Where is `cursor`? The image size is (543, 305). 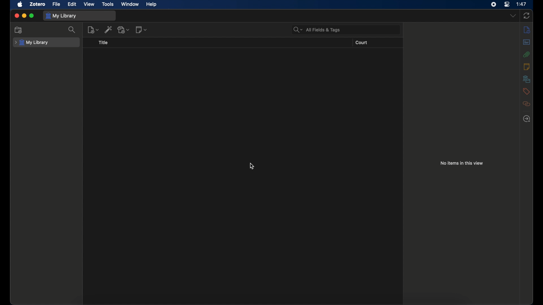 cursor is located at coordinates (252, 166).